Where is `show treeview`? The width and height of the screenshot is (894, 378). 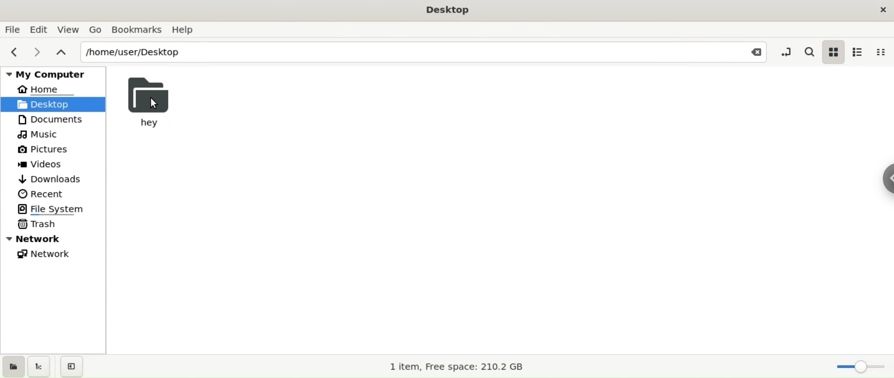 show treeview is located at coordinates (39, 366).